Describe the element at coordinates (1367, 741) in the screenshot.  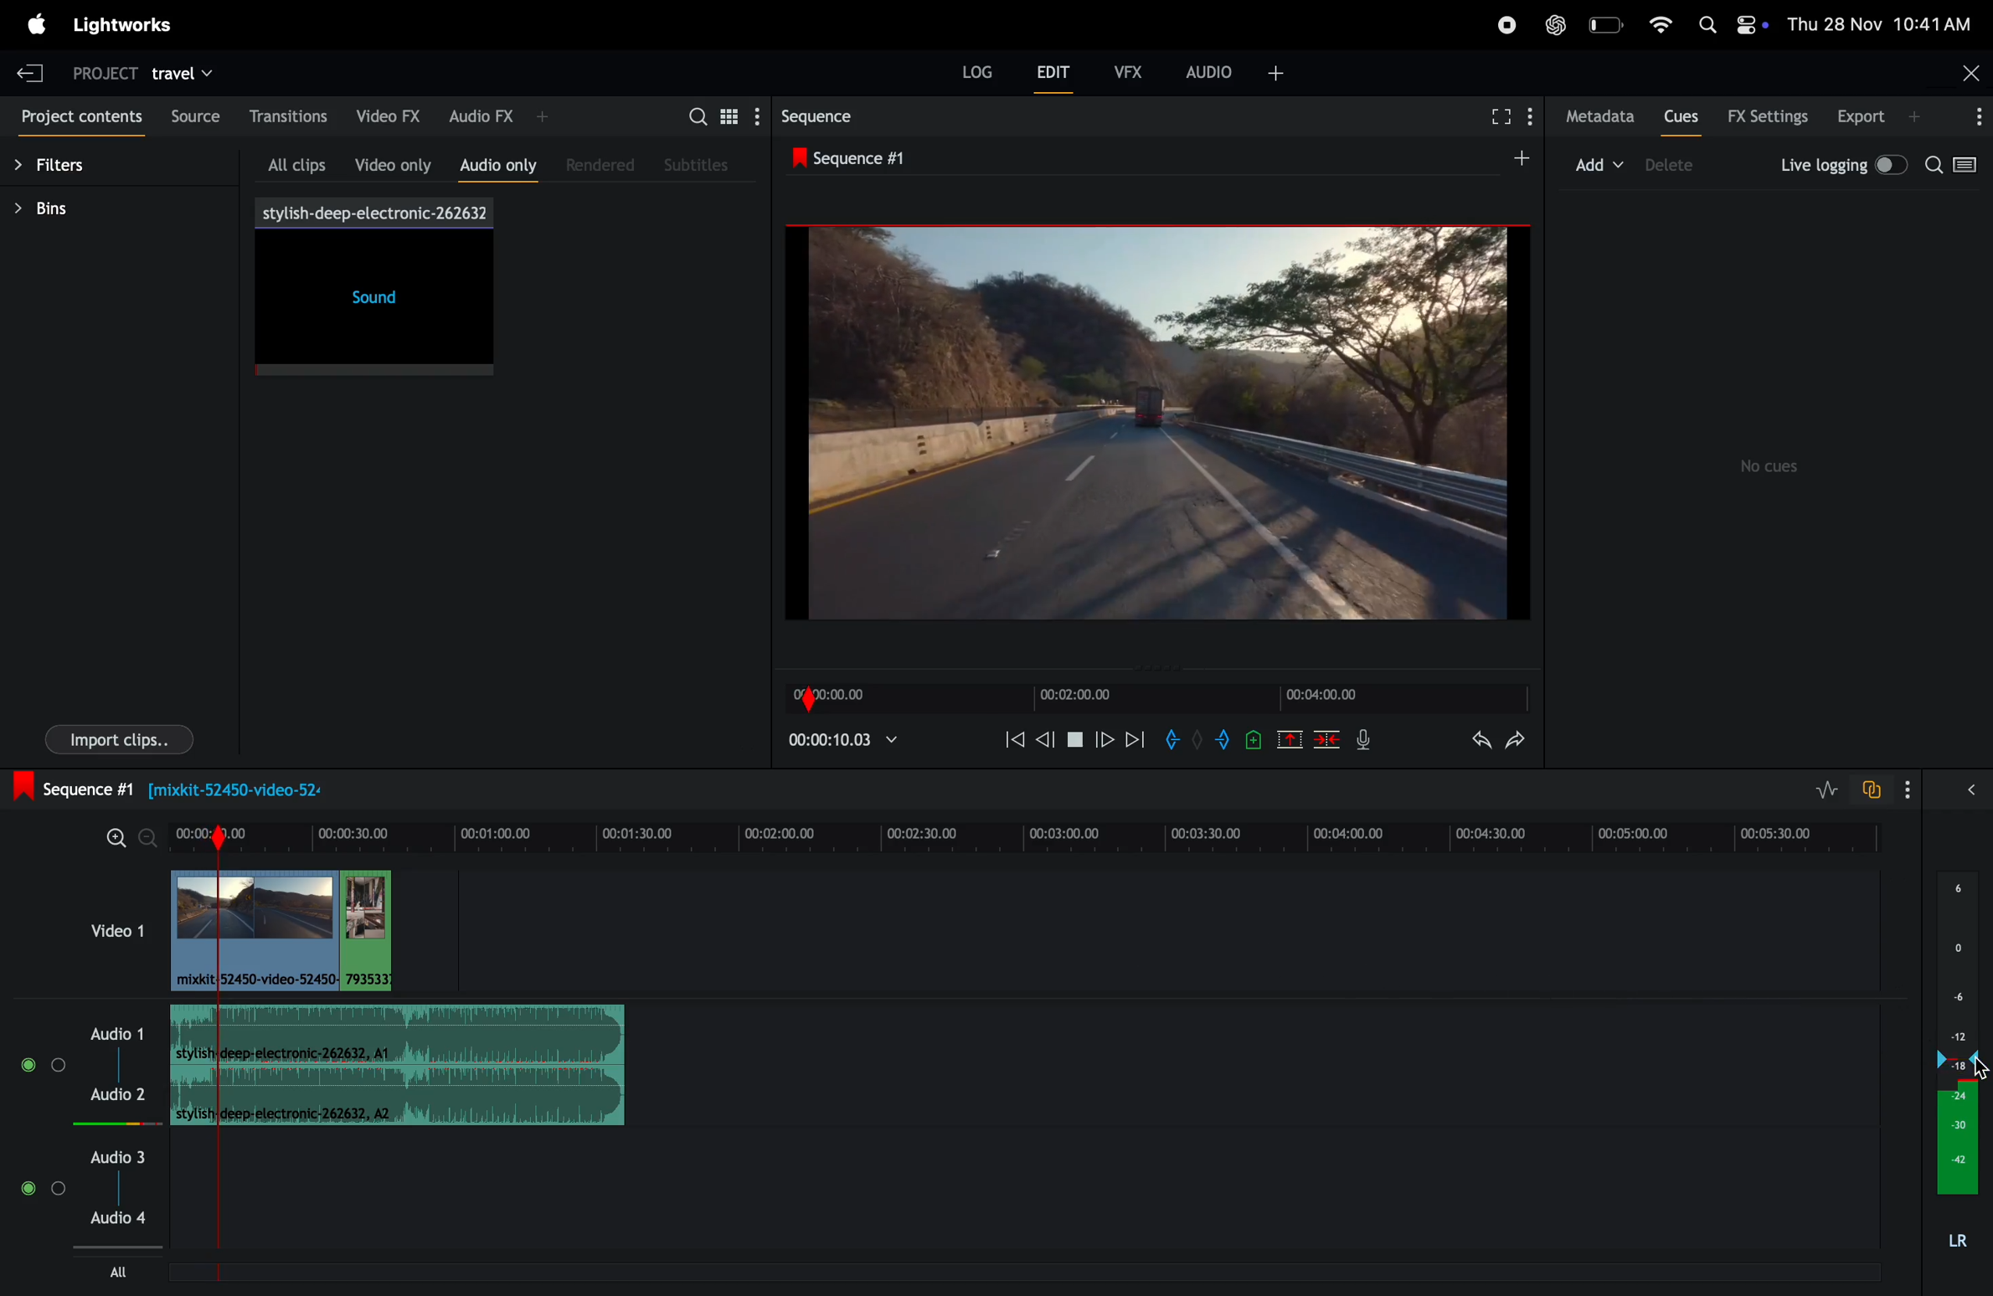
I see `mic` at that location.